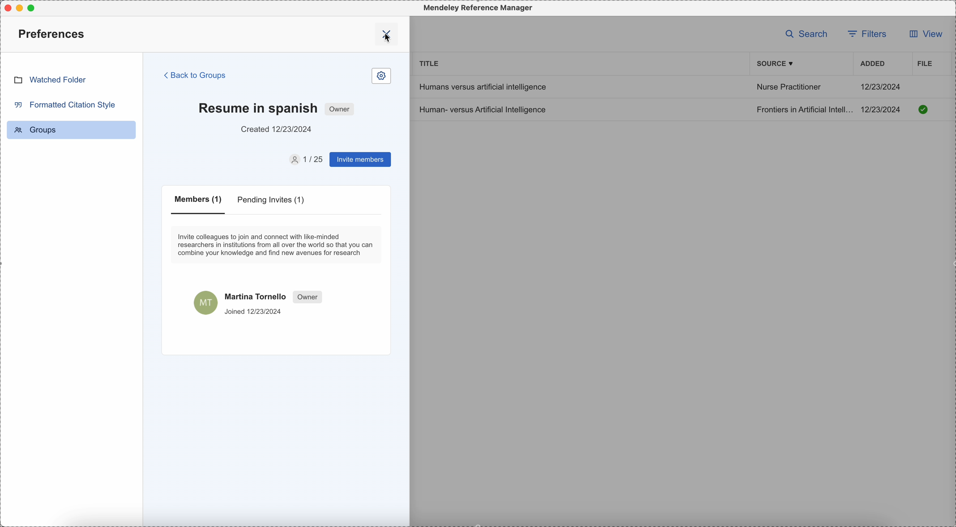 The height and width of the screenshot is (527, 956). I want to click on back to groups, so click(196, 75).